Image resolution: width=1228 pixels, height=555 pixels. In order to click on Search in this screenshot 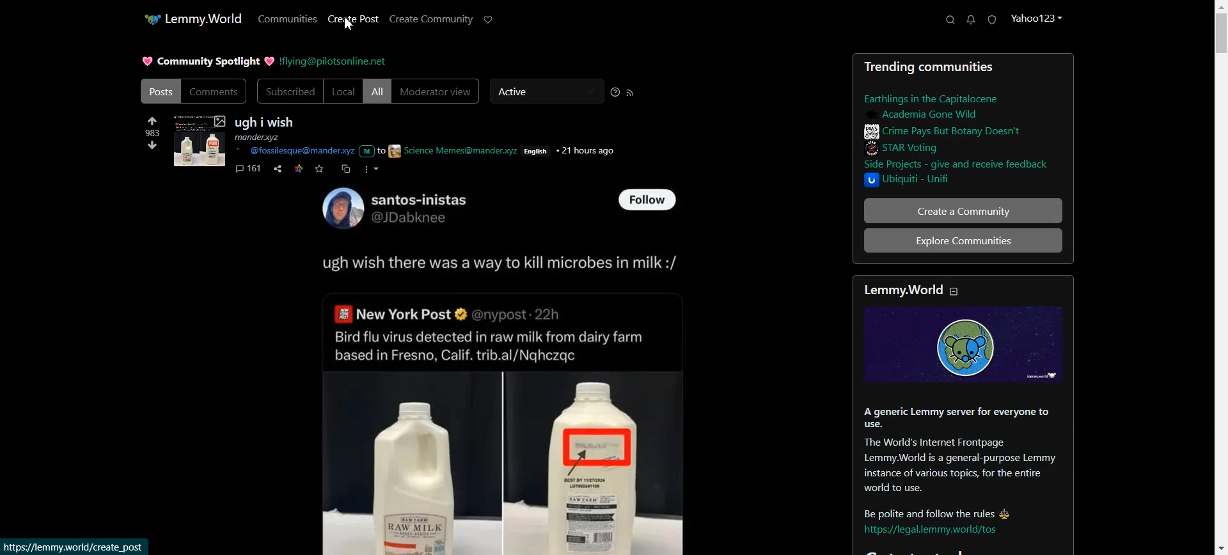, I will do `click(951, 20)`.